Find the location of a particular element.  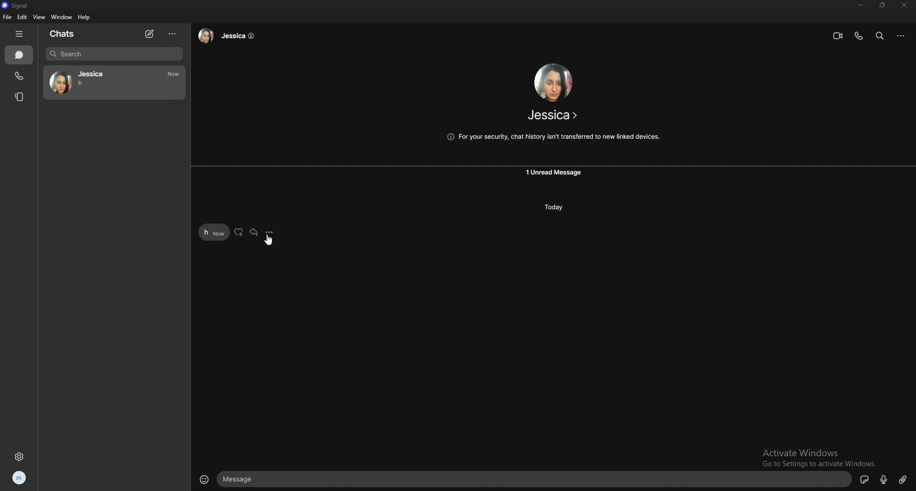

calls is located at coordinates (18, 76).